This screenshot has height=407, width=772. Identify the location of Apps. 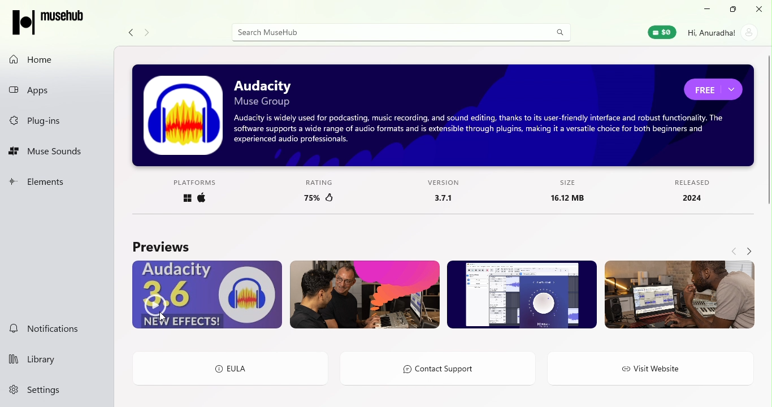
(59, 90).